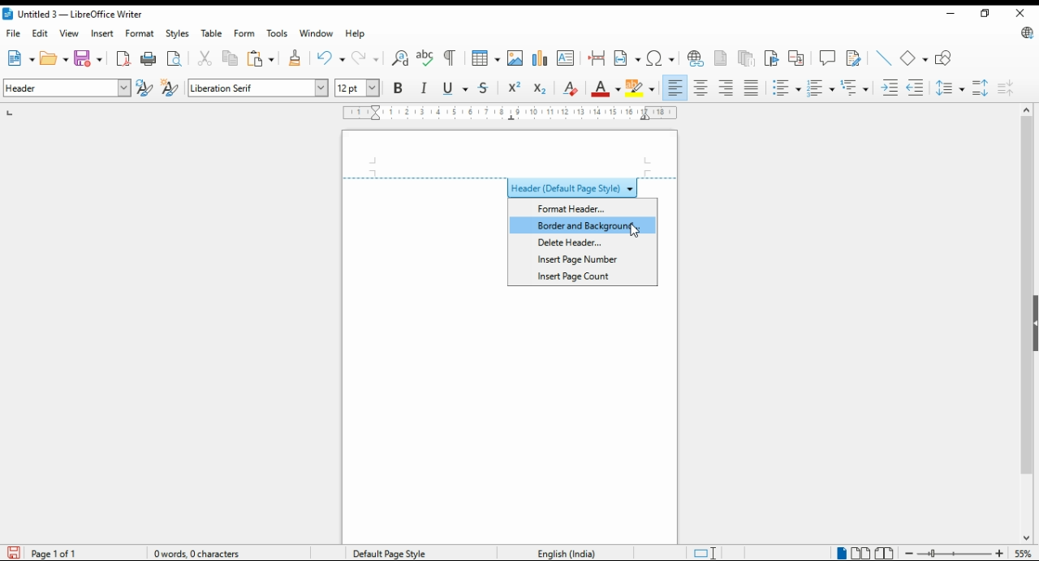  What do you see at coordinates (949, 12) in the screenshot?
I see `minimize` at bounding box center [949, 12].